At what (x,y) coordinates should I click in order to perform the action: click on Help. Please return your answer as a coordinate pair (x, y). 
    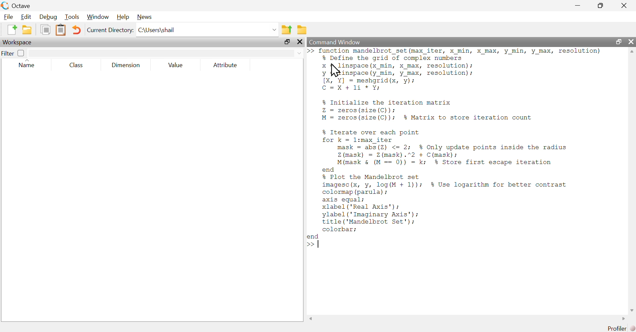
    Looking at the image, I should click on (122, 17).